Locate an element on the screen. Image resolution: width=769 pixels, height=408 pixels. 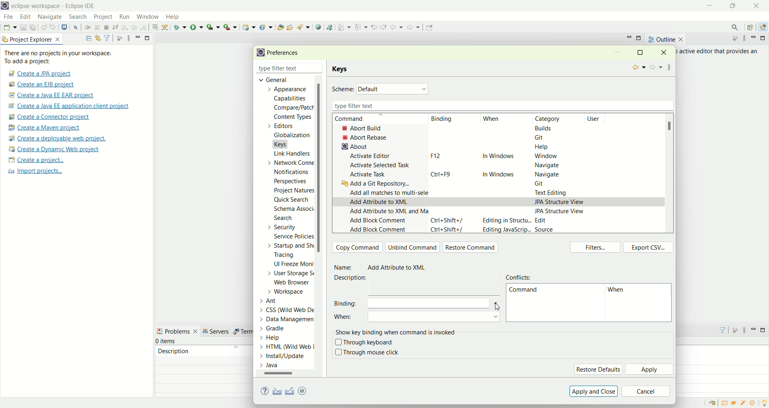
F12 is located at coordinates (434, 156).